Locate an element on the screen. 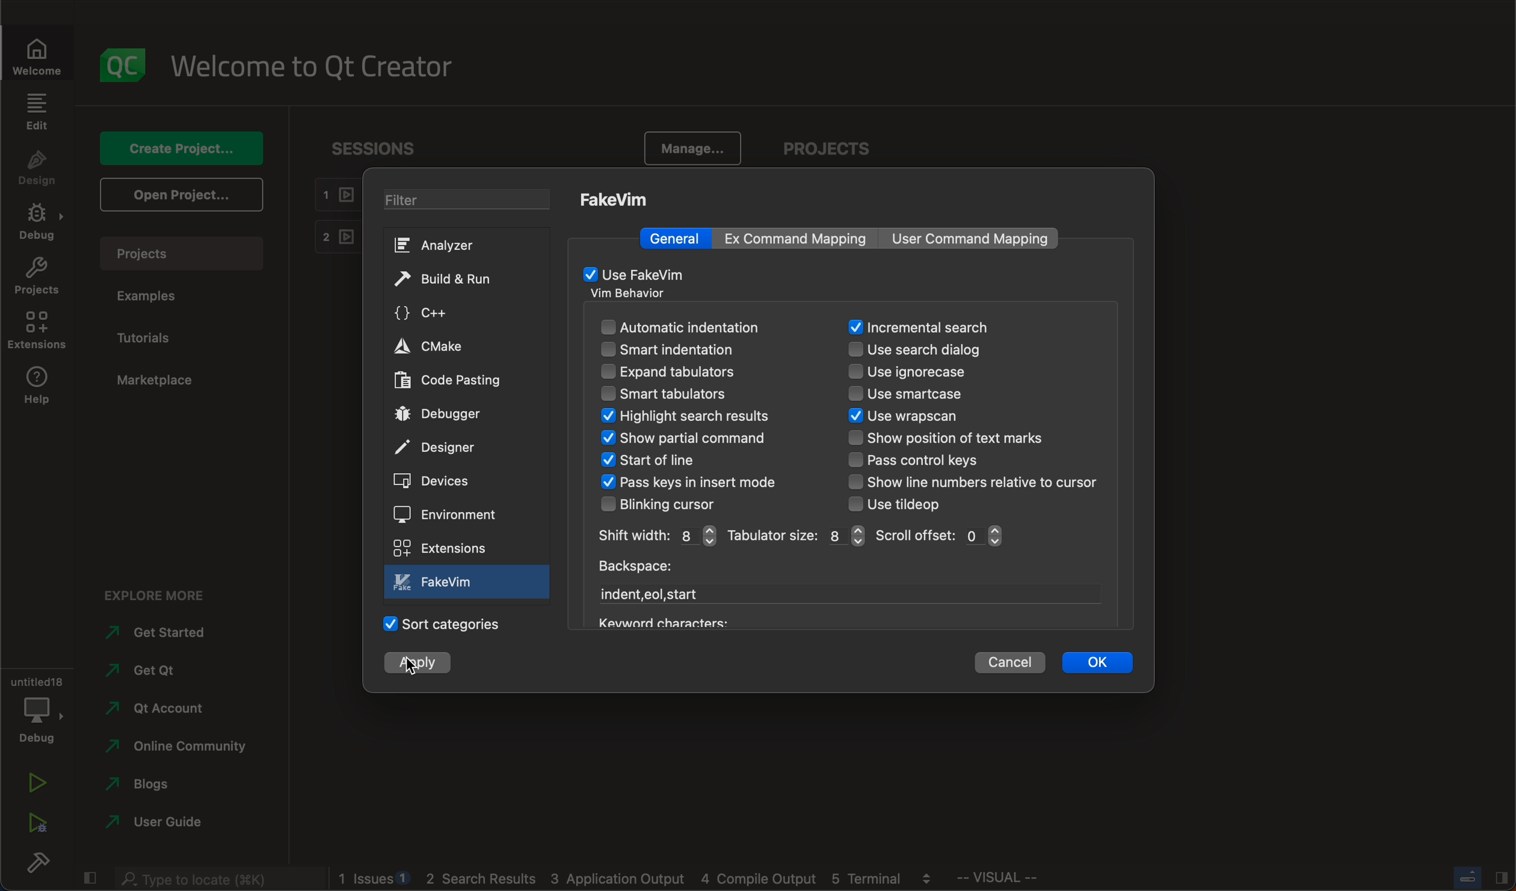 Image resolution: width=1516 pixels, height=891 pixels. scroll is located at coordinates (941, 536).